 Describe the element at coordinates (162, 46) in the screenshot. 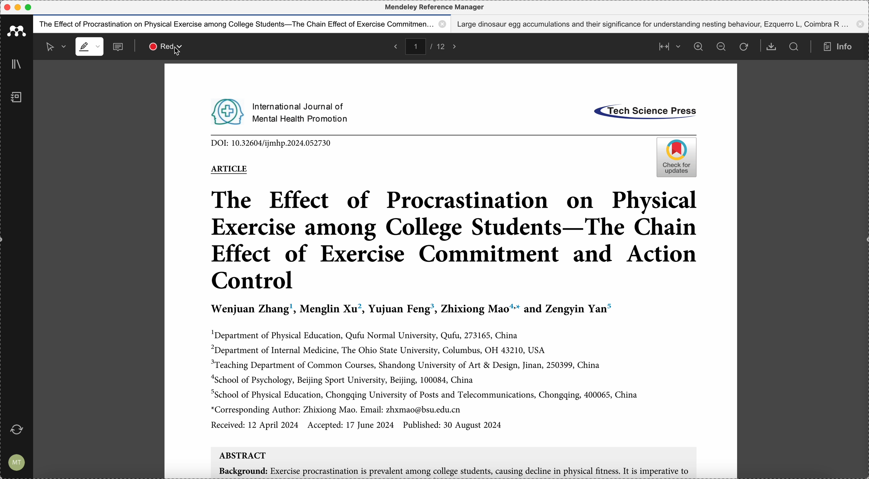

I see `click on highlight color` at that location.